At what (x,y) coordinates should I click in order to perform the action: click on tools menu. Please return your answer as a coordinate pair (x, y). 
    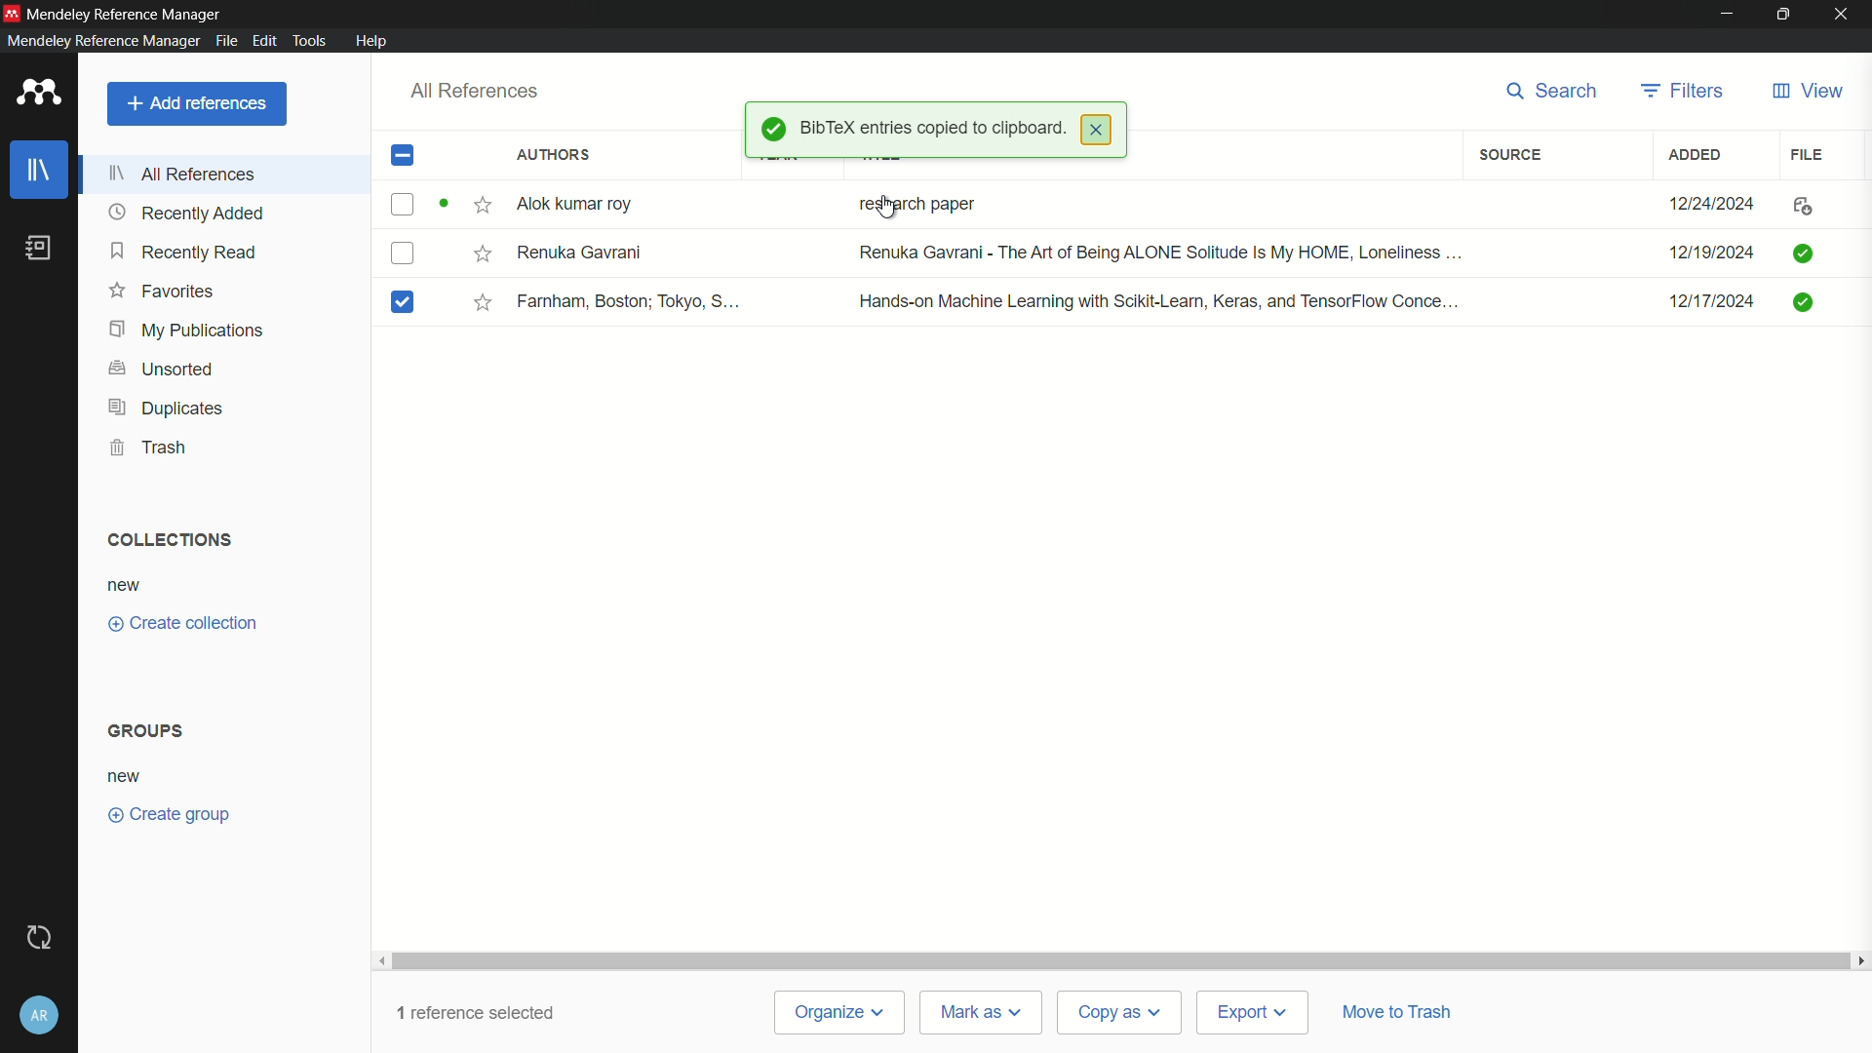
    Looking at the image, I should click on (314, 40).